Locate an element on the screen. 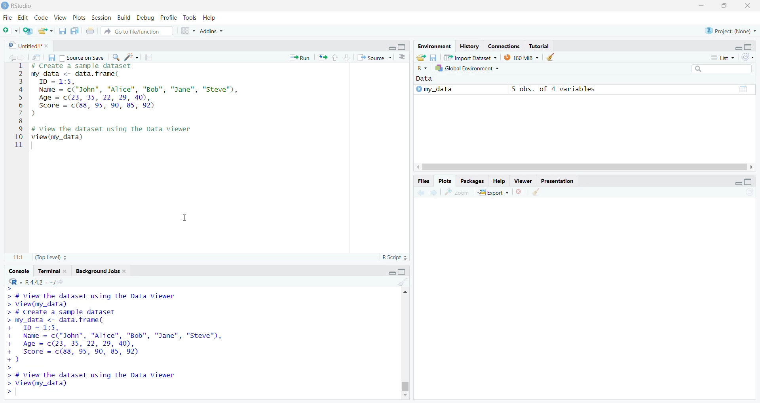  New file is located at coordinates (9, 30).